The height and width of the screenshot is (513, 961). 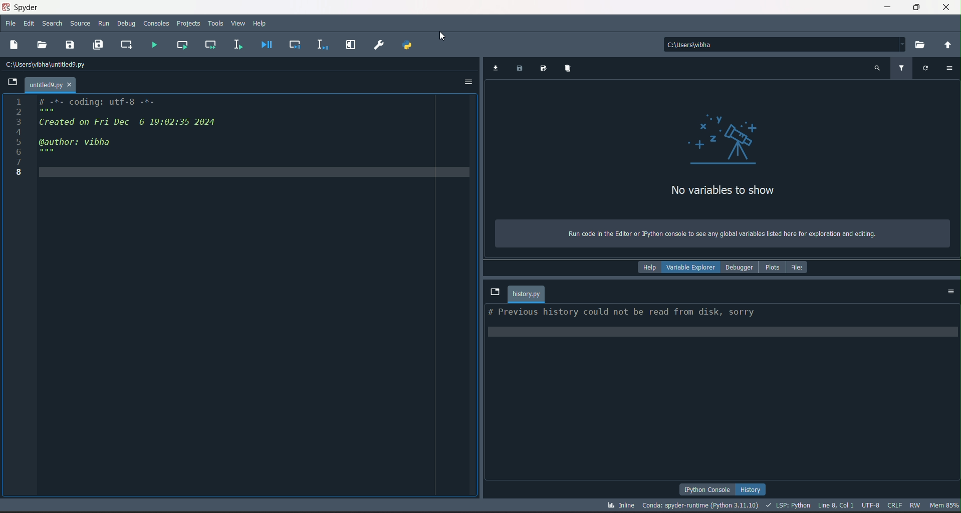 I want to click on file, so click(x=12, y=23).